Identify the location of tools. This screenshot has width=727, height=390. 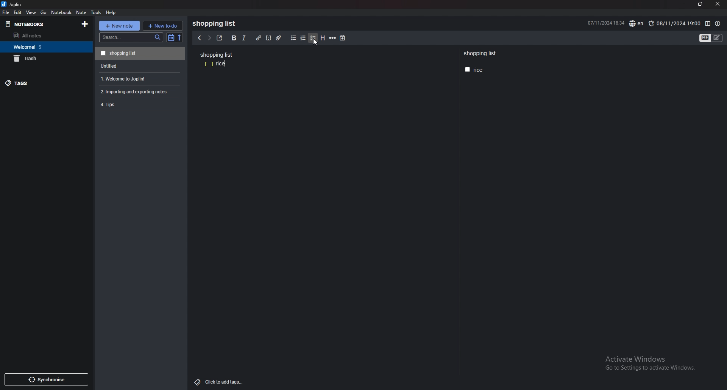
(96, 12).